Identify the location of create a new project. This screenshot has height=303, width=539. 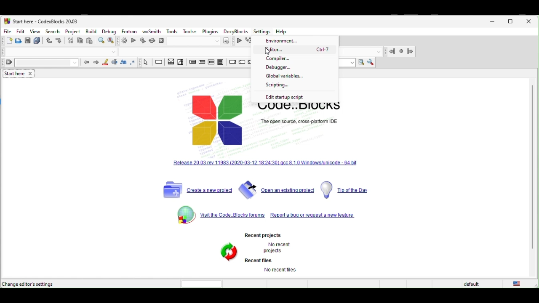
(198, 190).